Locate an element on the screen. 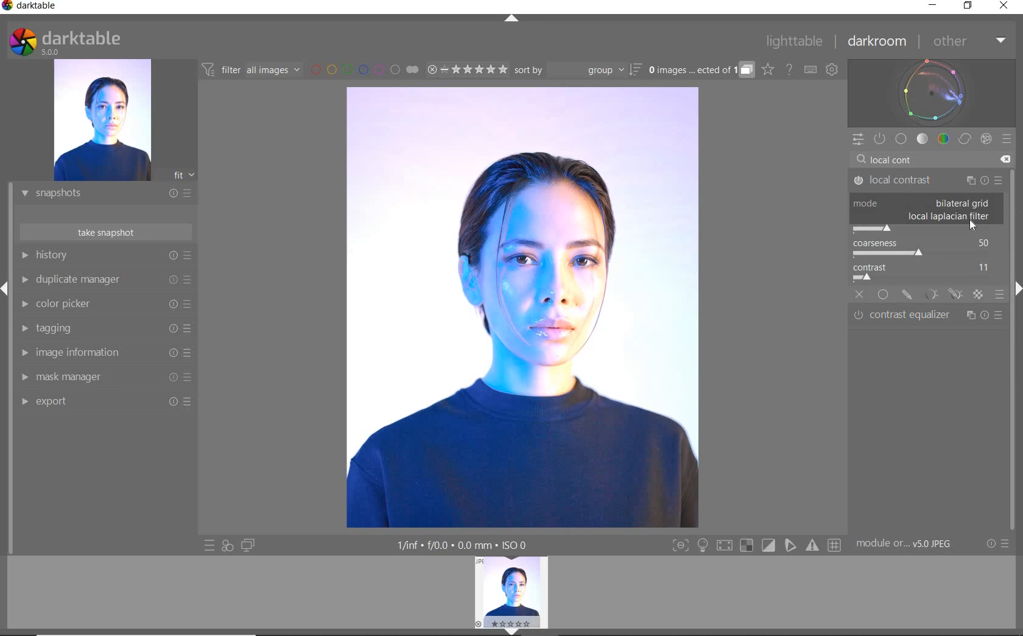 This screenshot has width=1023, height=636. detail is located at coordinates (872, 228).